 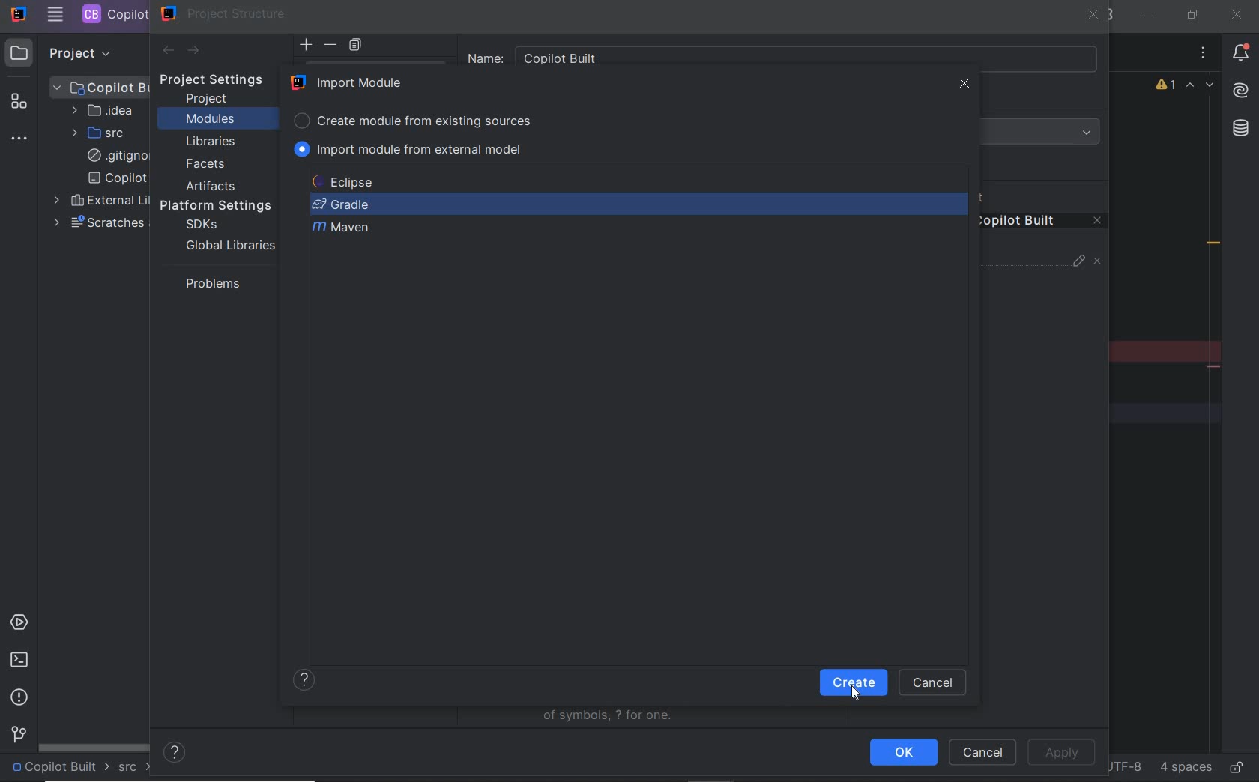 I want to click on next, so click(x=854, y=682).